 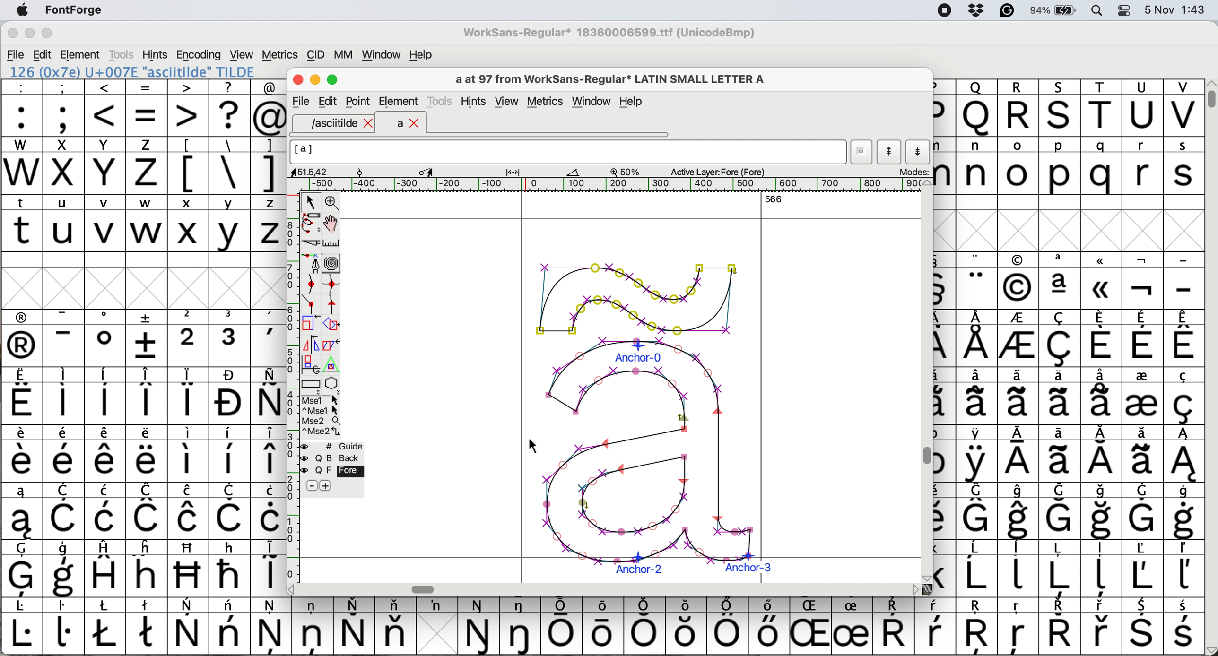 What do you see at coordinates (334, 304) in the screenshot?
I see `add a tangent point` at bounding box center [334, 304].